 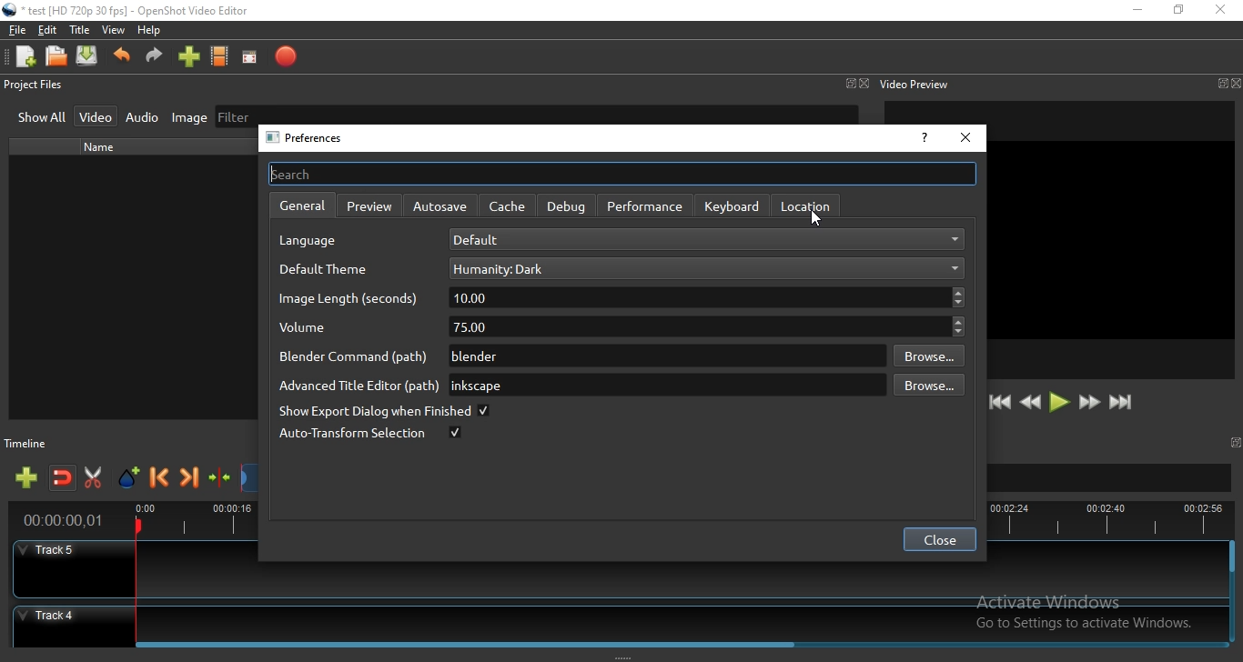 I want to click on Undo, so click(x=122, y=60).